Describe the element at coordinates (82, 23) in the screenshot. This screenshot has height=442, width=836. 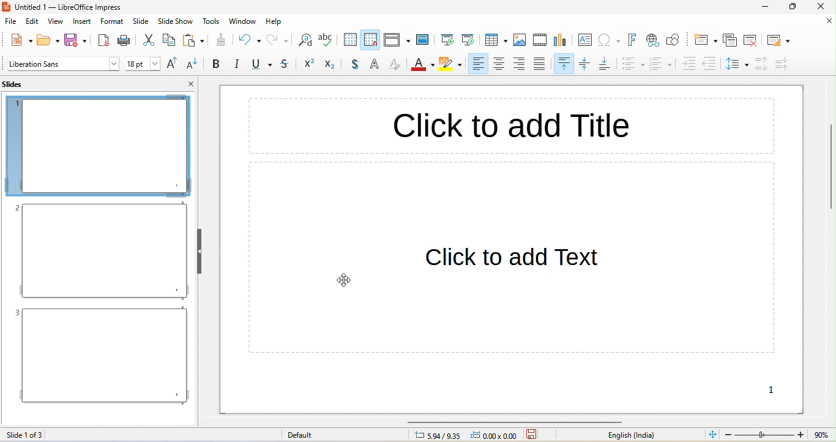
I see `insert` at that location.